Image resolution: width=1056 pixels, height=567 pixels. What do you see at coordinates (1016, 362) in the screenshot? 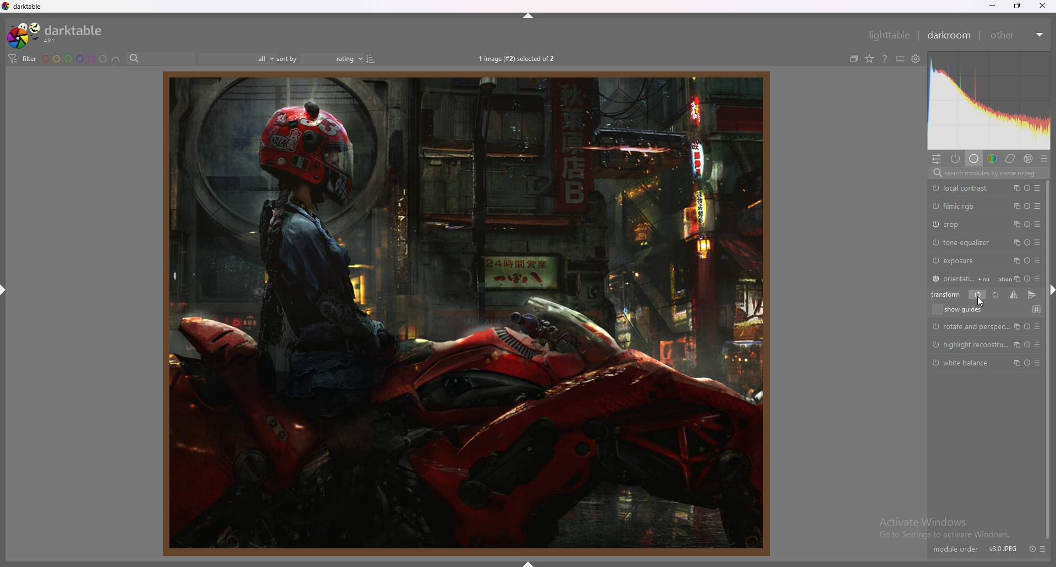
I see `multiple instances action` at bounding box center [1016, 362].